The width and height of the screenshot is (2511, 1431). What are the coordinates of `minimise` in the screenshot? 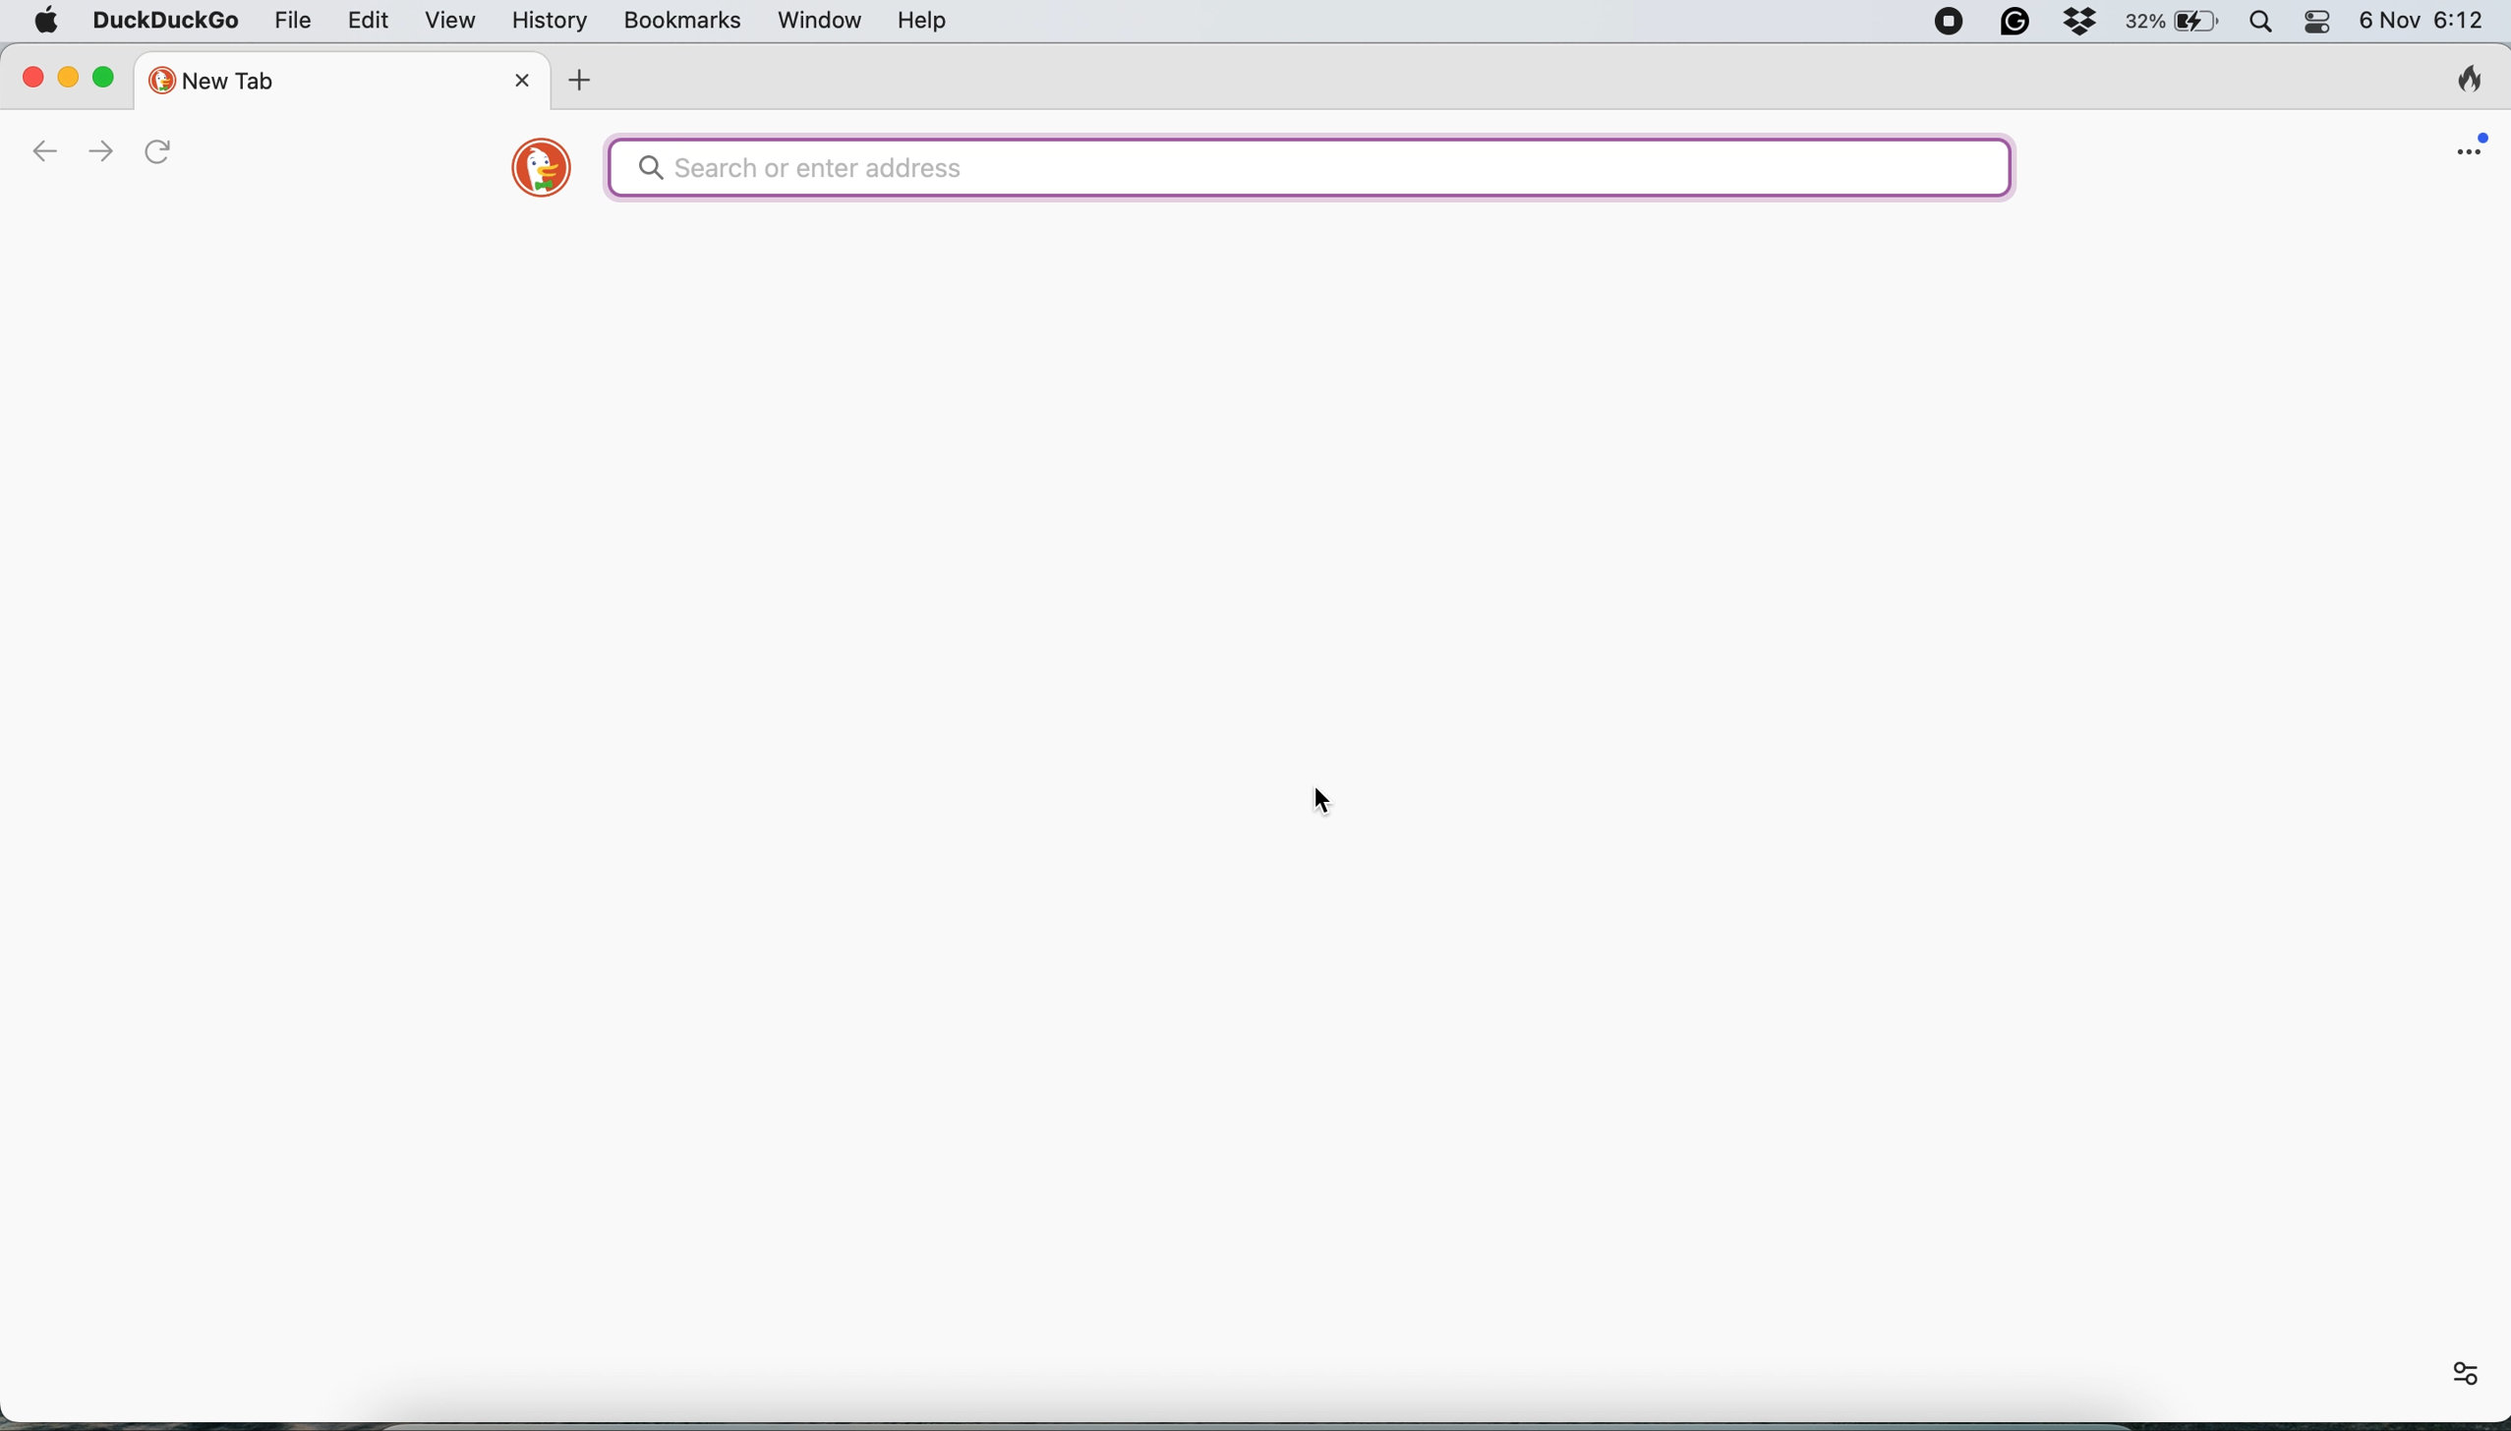 It's located at (68, 74).